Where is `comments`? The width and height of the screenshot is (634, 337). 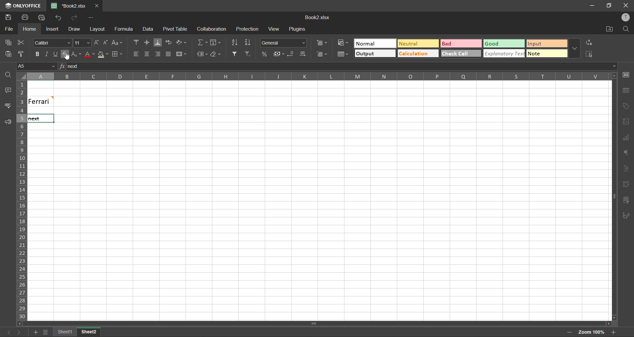
comments is located at coordinates (7, 90).